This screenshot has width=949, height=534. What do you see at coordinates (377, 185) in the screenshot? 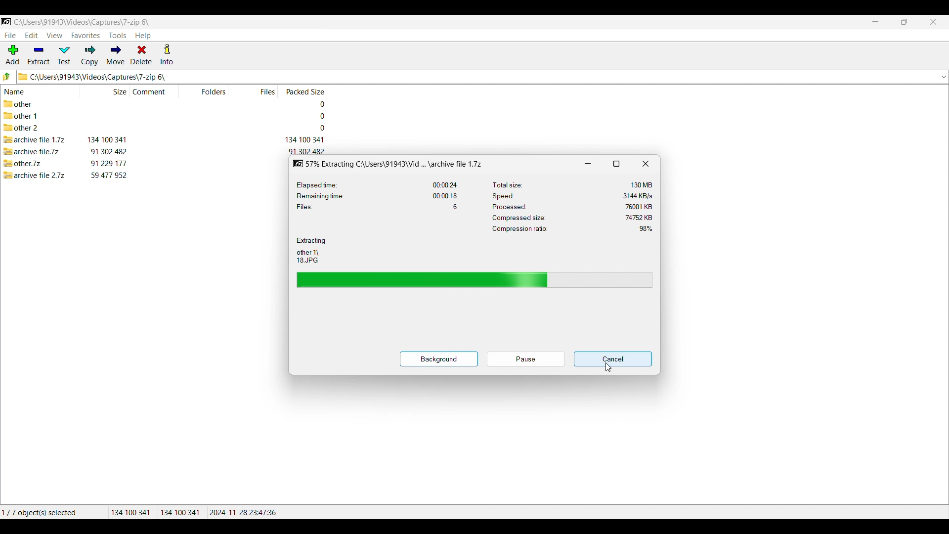
I see `Elapsed time: 00:00:24` at bounding box center [377, 185].